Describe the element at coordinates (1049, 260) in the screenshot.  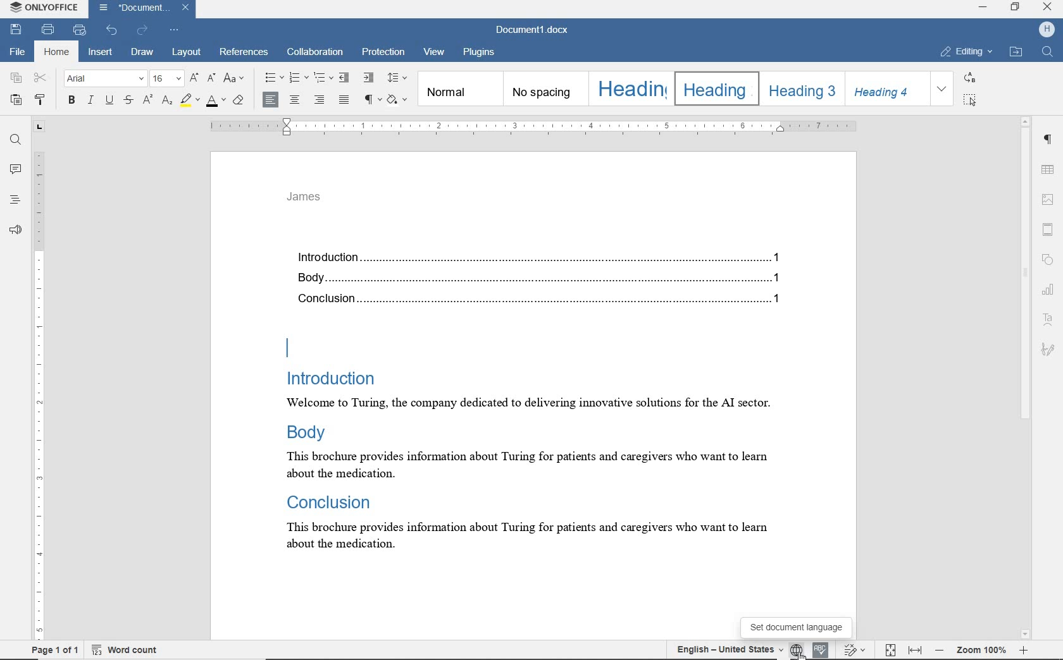
I see `shape` at that location.